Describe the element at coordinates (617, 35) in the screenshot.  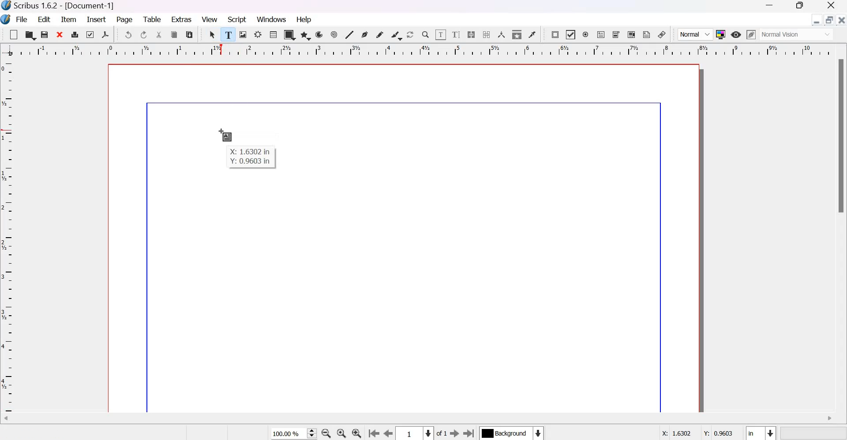
I see `PDF Combo Box` at that location.